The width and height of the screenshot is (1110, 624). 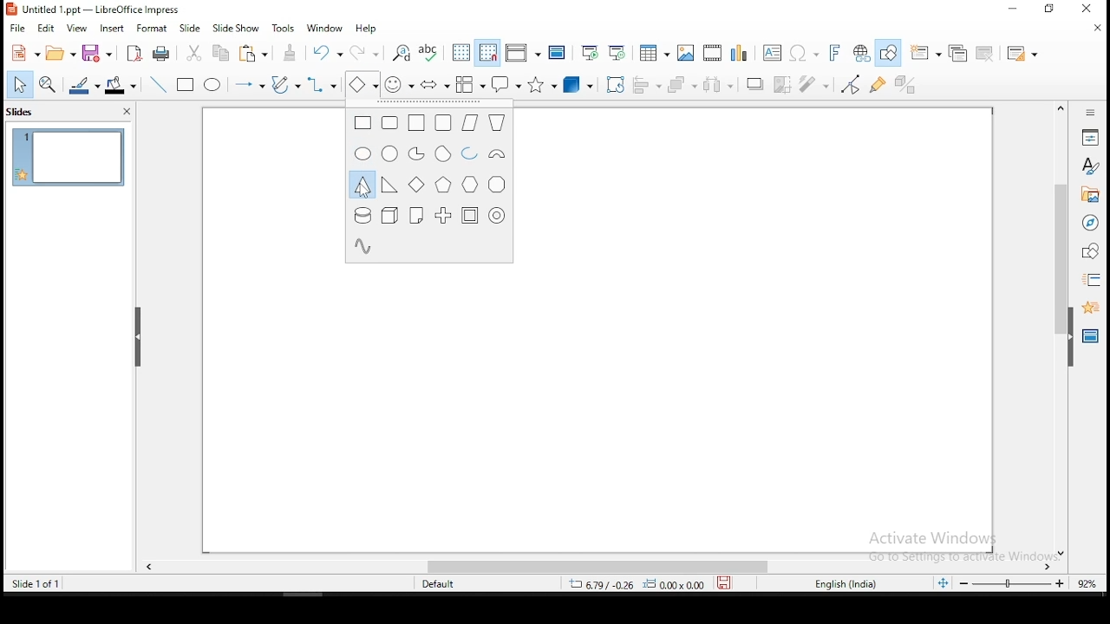 What do you see at coordinates (541, 85) in the screenshot?
I see `stars and banners` at bounding box center [541, 85].